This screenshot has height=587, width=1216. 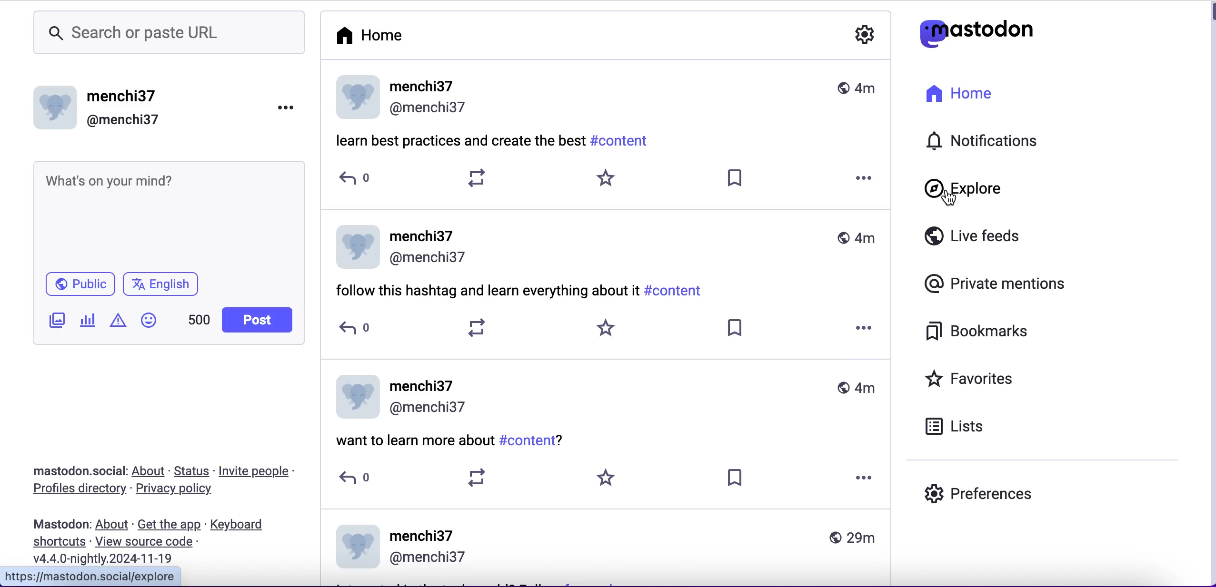 What do you see at coordinates (737, 477) in the screenshot?
I see `save` at bounding box center [737, 477].